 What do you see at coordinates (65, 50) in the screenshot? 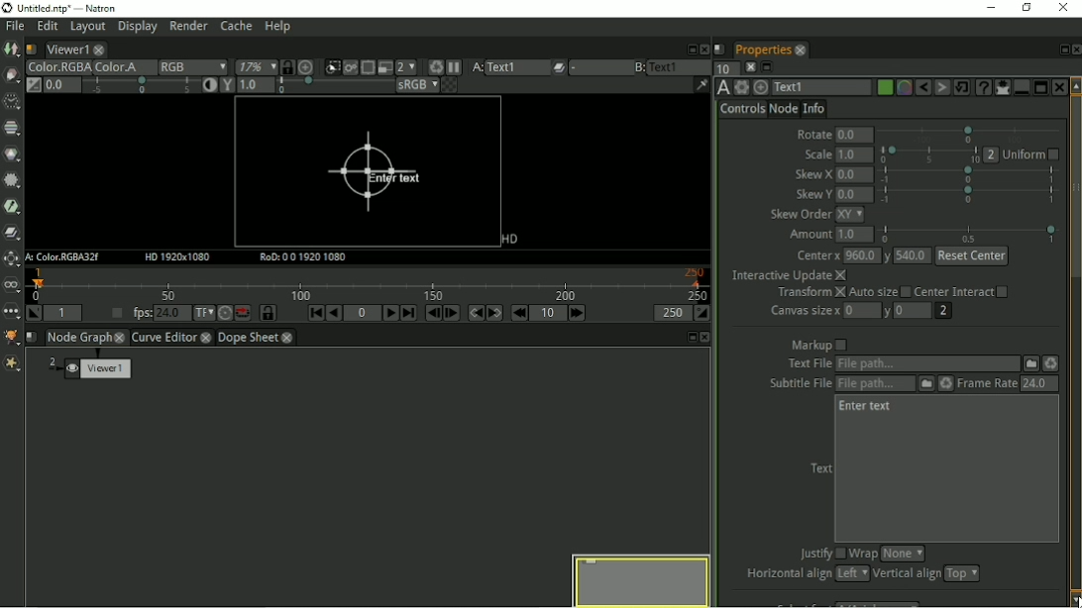
I see `Viewer1` at bounding box center [65, 50].